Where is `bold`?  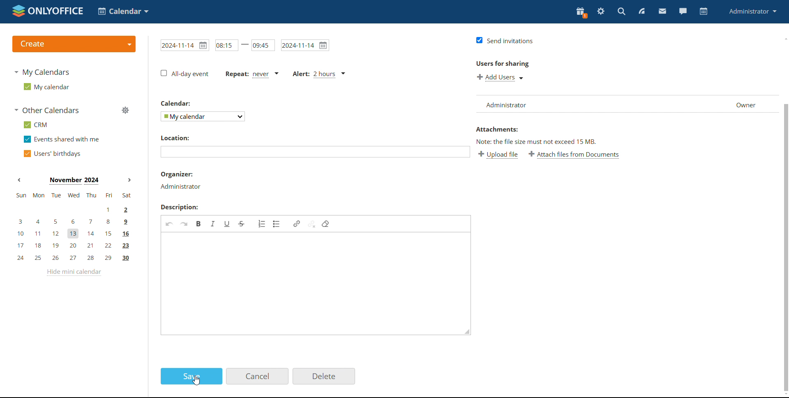 bold is located at coordinates (198, 224).